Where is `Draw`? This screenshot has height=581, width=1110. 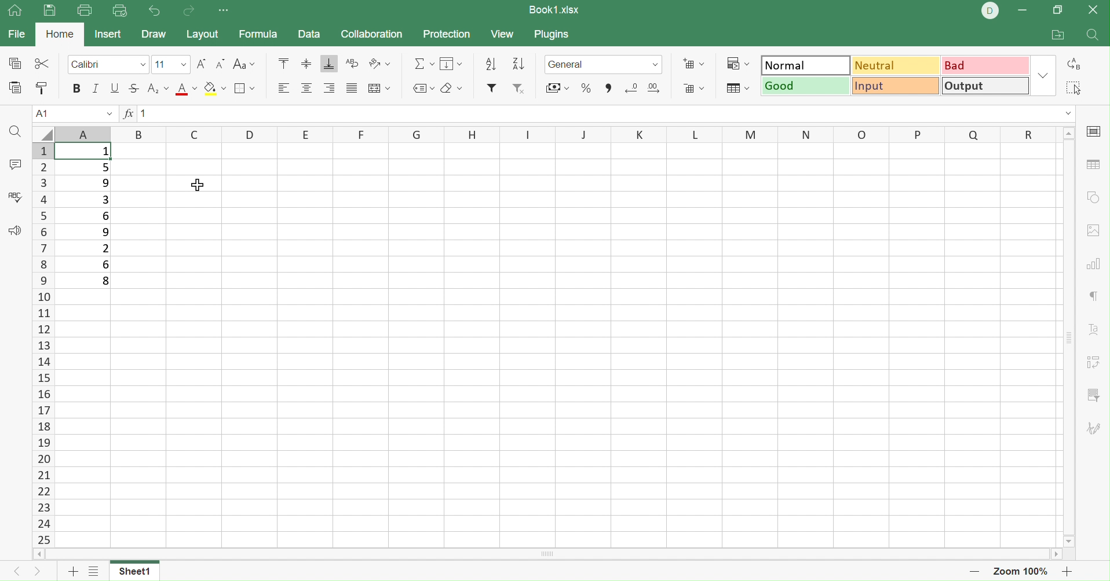
Draw is located at coordinates (153, 34).